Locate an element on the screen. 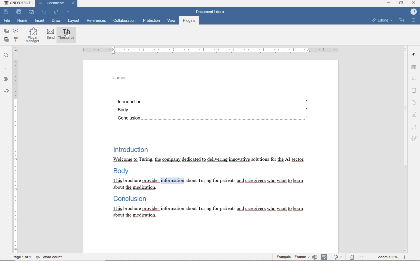  zoom in is located at coordinates (405, 257).